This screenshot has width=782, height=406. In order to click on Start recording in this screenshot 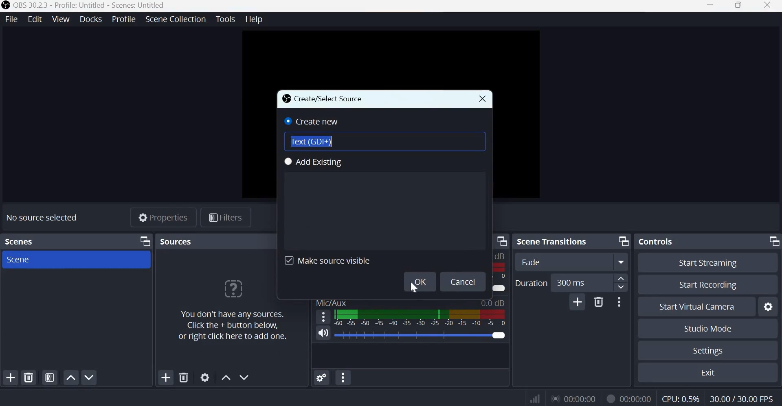, I will do `click(705, 285)`.